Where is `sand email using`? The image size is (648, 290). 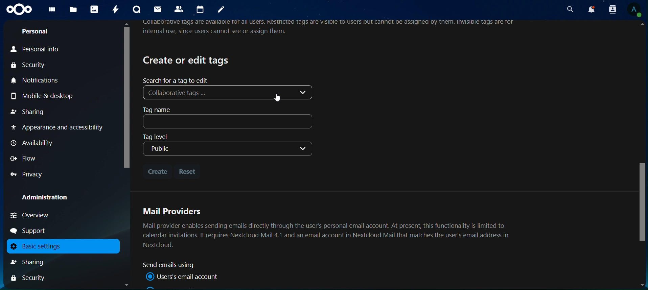 sand email using is located at coordinates (171, 265).